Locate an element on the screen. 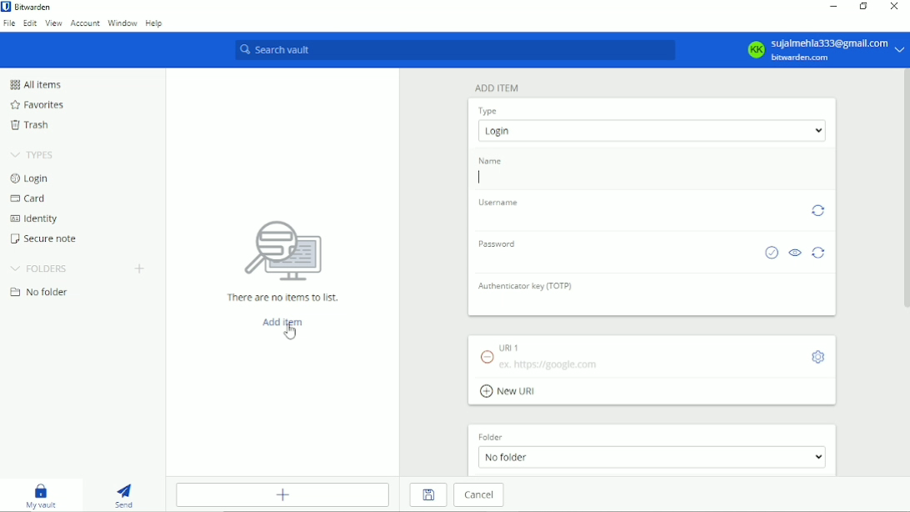 The image size is (910, 512). KK sujalmehla333@gmail.com         bitwarden.com is located at coordinates (822, 50).